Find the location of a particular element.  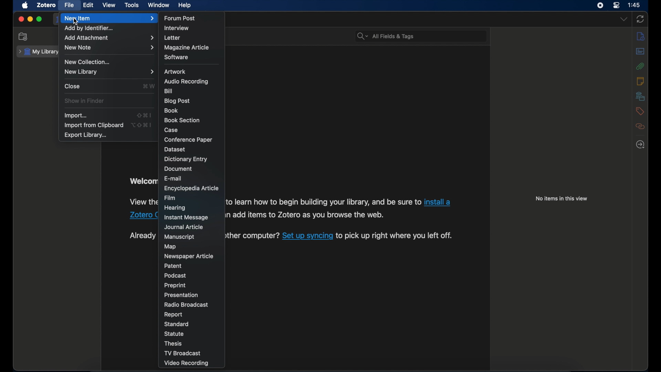

close is located at coordinates (21, 19).